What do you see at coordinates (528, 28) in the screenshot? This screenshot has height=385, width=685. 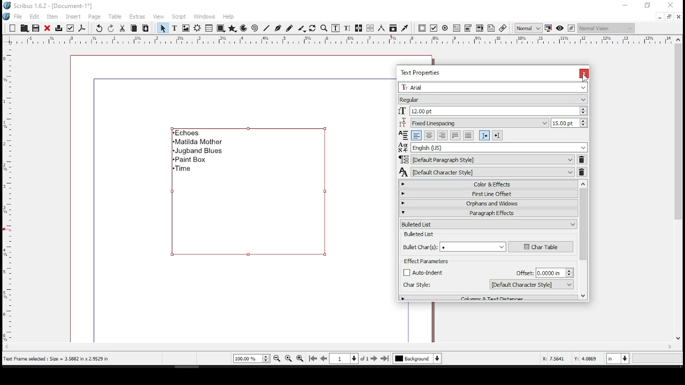 I see `select image preview quality` at bounding box center [528, 28].